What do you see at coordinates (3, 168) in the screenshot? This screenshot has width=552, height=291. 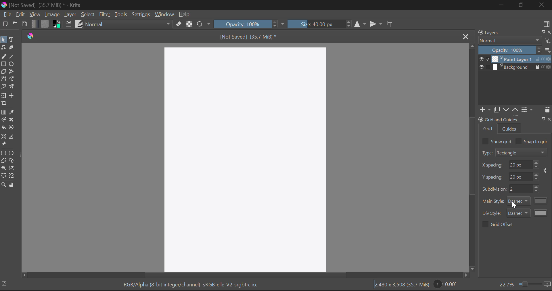 I see `Continuous Selection` at bounding box center [3, 168].